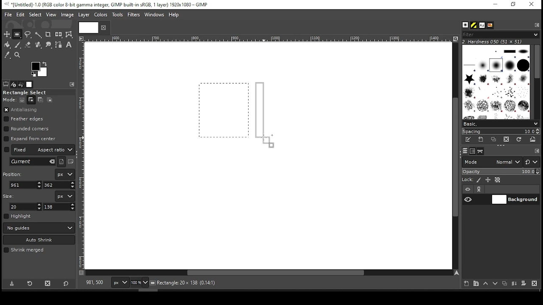  I want to click on help, so click(174, 15).